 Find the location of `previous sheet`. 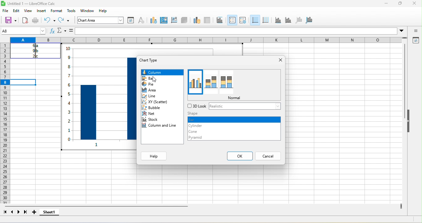

previous sheet is located at coordinates (13, 212).